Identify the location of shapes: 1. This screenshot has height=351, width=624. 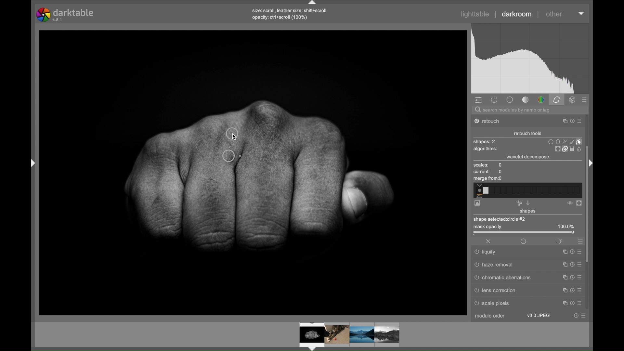
(484, 142).